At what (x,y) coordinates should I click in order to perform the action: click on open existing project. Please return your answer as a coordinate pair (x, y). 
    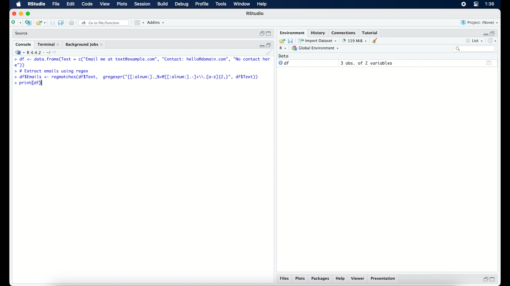
    Looking at the image, I should click on (40, 23).